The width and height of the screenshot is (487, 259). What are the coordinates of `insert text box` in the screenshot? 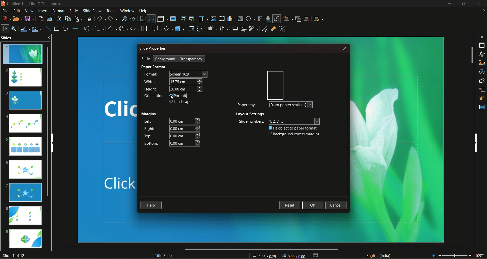 It's located at (240, 18).